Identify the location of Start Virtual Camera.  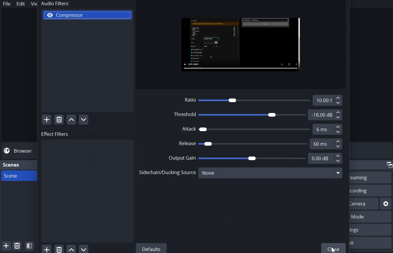
(364, 203).